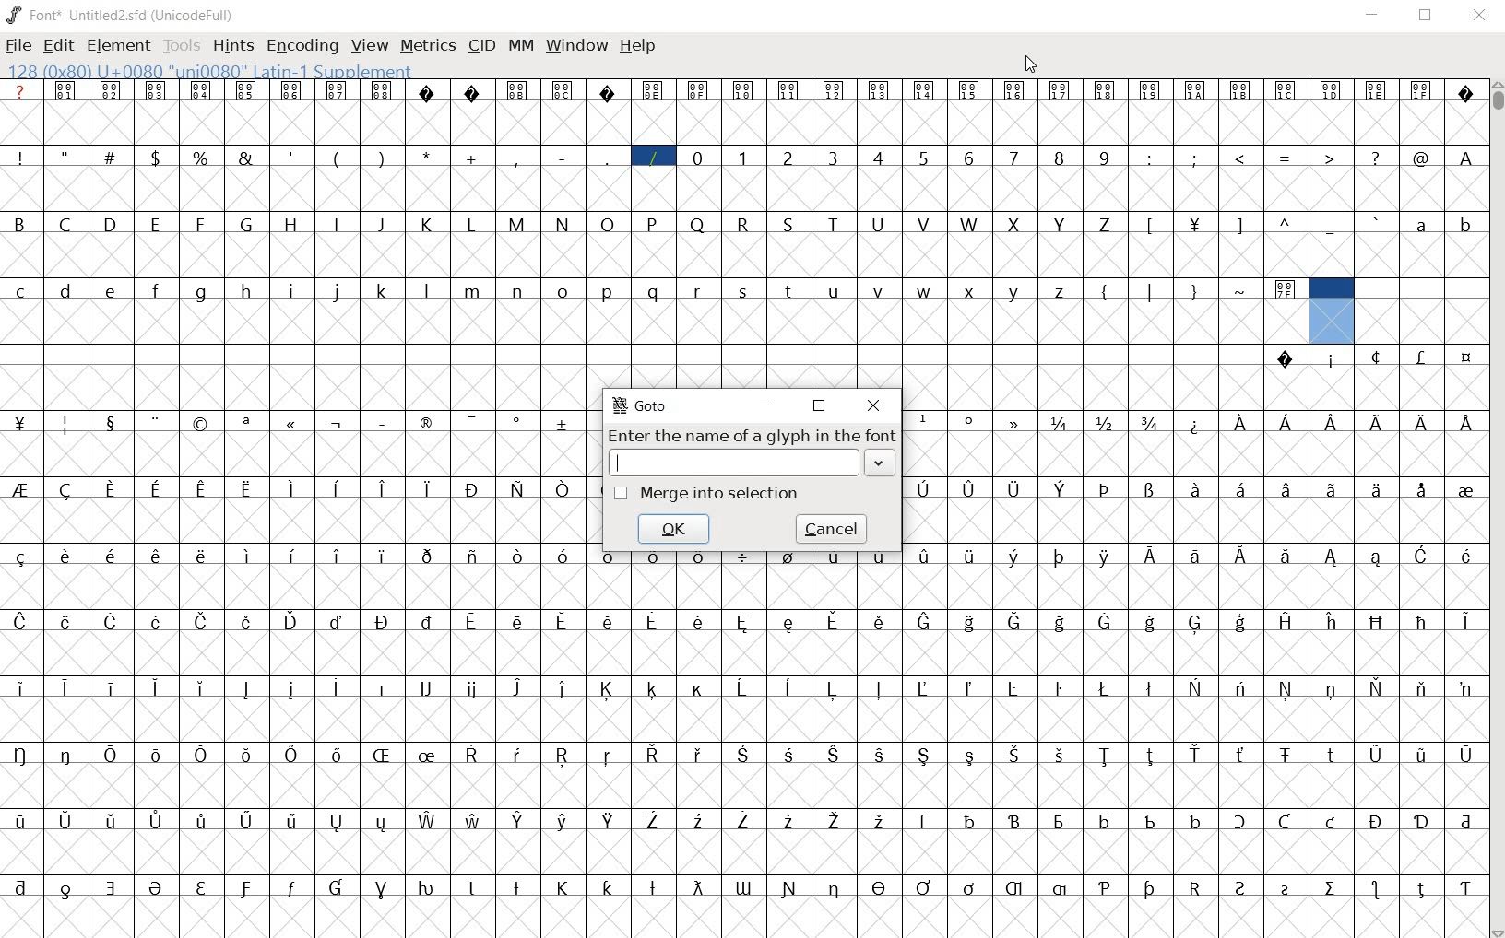 Image resolution: width=1505 pixels, height=938 pixels. What do you see at coordinates (1107, 223) in the screenshot?
I see `Z` at bounding box center [1107, 223].